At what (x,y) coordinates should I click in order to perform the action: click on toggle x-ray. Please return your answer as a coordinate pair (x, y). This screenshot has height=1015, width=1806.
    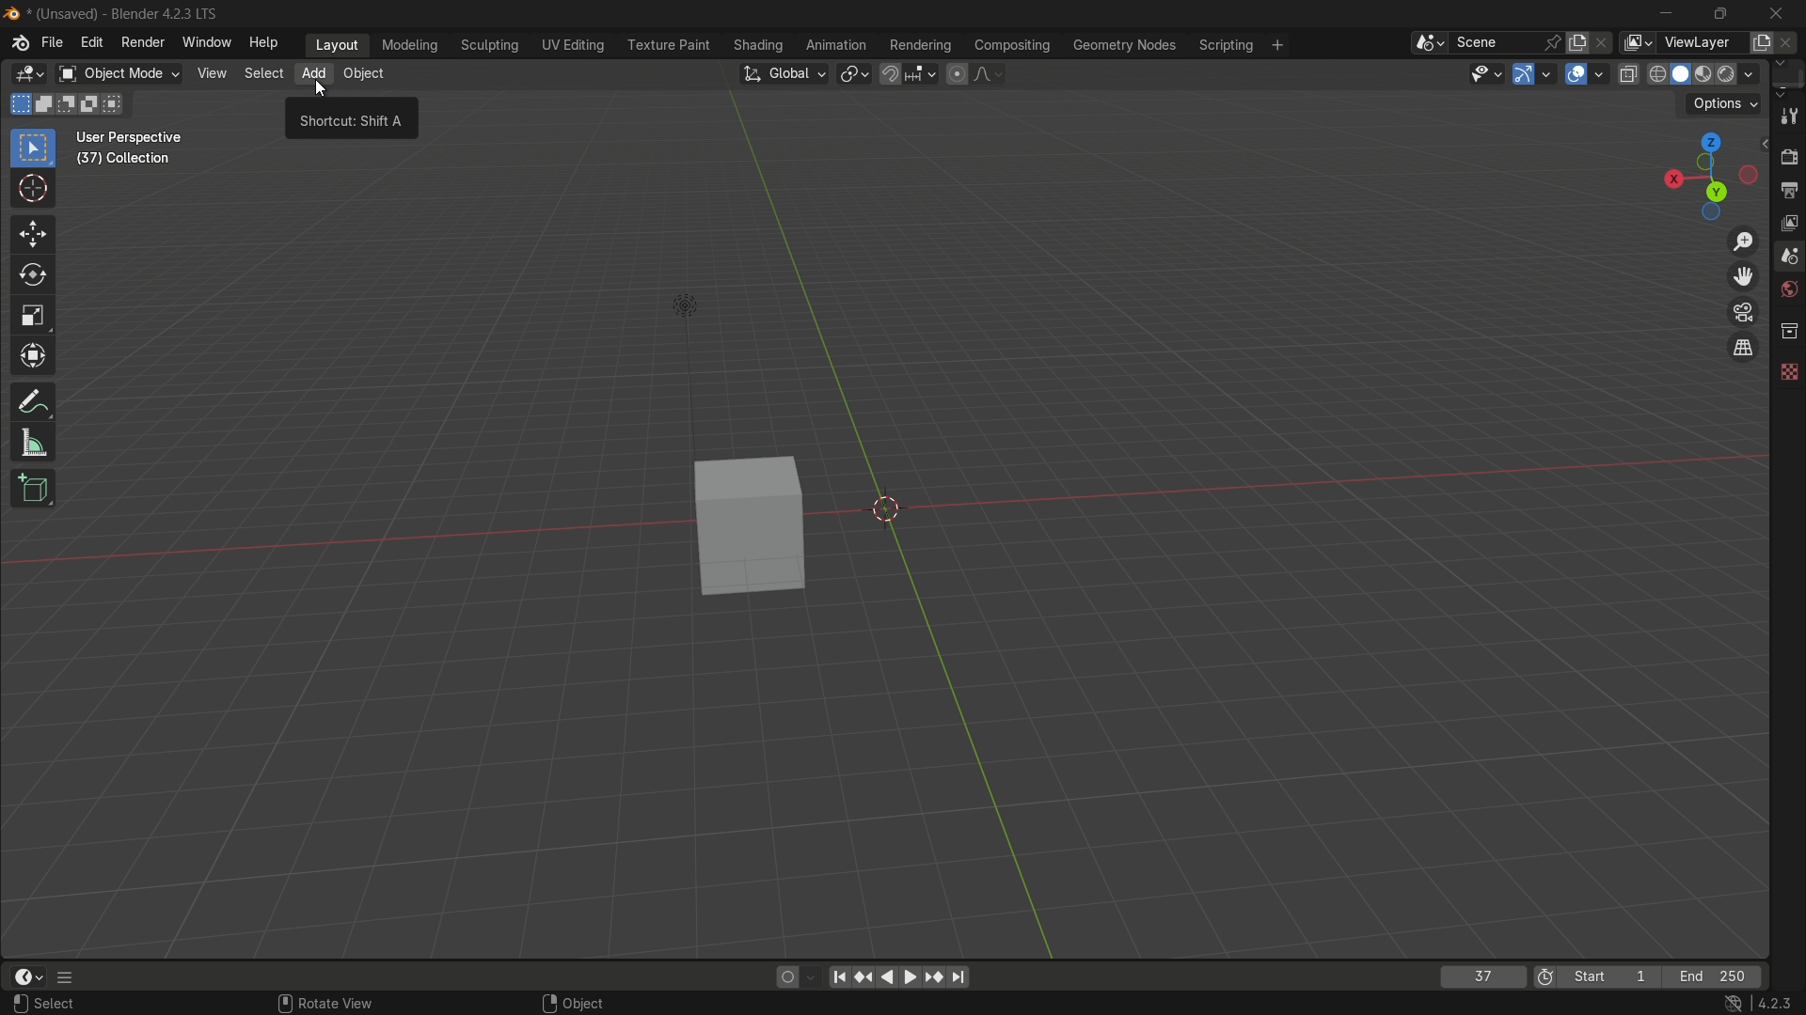
    Looking at the image, I should click on (1630, 74).